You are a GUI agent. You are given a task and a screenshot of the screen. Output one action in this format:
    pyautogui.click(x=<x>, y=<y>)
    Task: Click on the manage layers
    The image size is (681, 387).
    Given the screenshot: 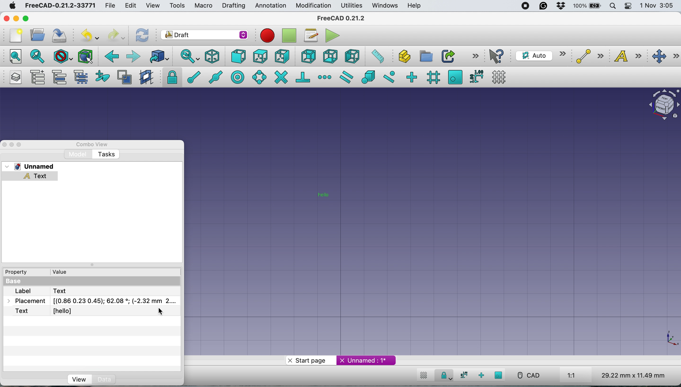 What is the action you would take?
    pyautogui.click(x=14, y=78)
    